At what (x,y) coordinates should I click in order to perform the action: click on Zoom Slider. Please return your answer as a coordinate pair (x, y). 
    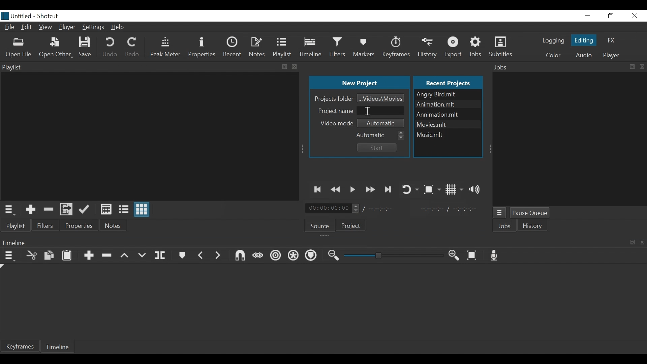
    Looking at the image, I should click on (394, 256).